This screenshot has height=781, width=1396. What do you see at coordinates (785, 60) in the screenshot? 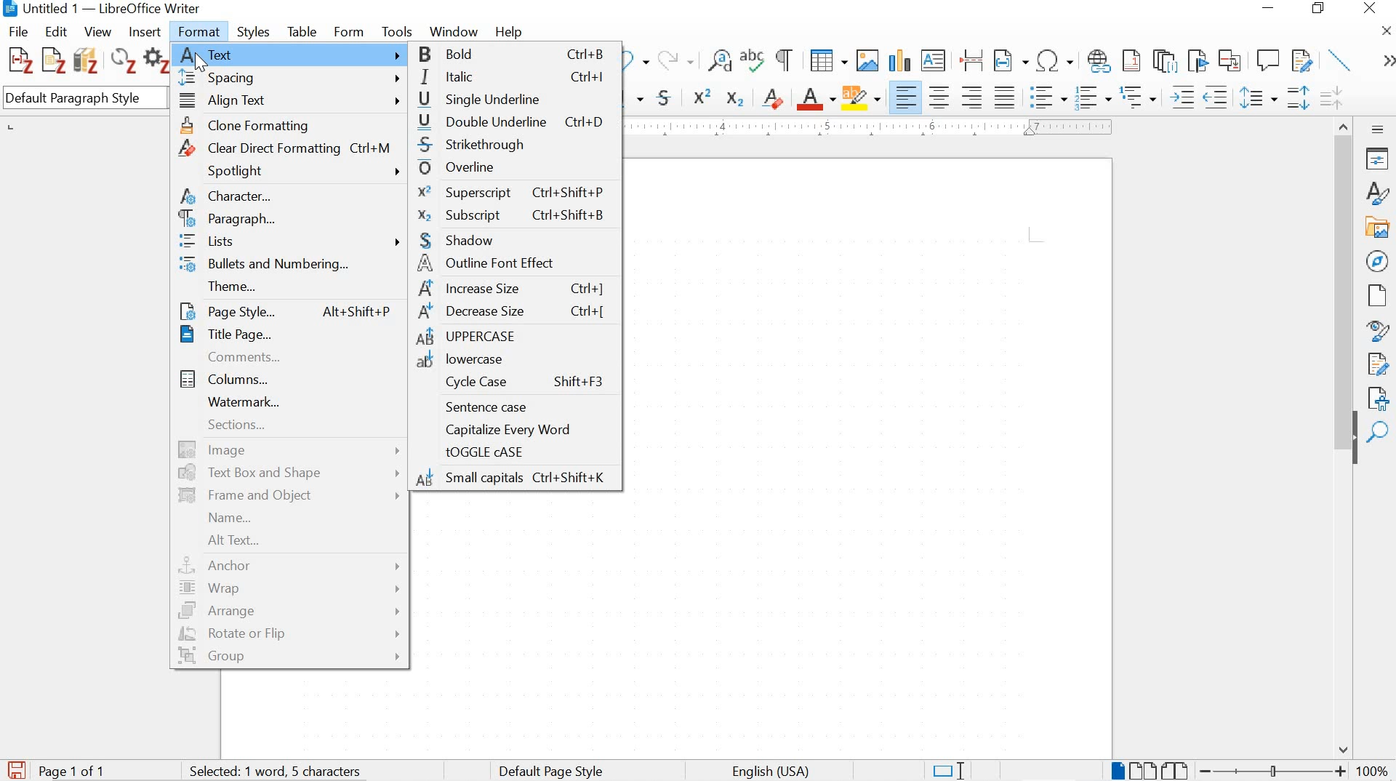
I see `toggle formatting marks` at bounding box center [785, 60].